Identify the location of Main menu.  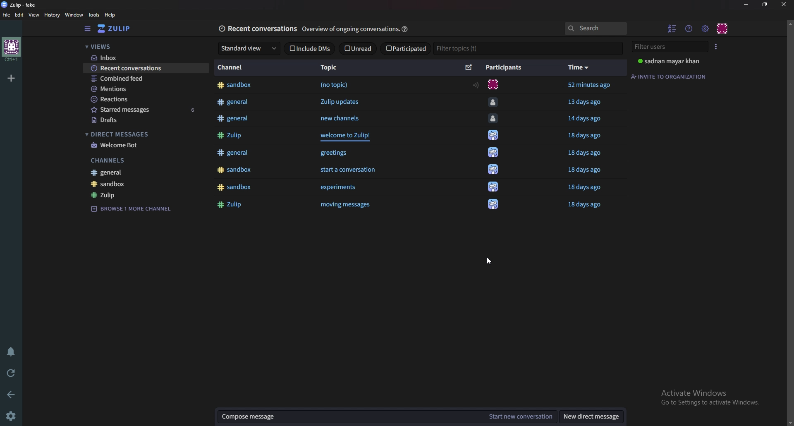
(705, 29).